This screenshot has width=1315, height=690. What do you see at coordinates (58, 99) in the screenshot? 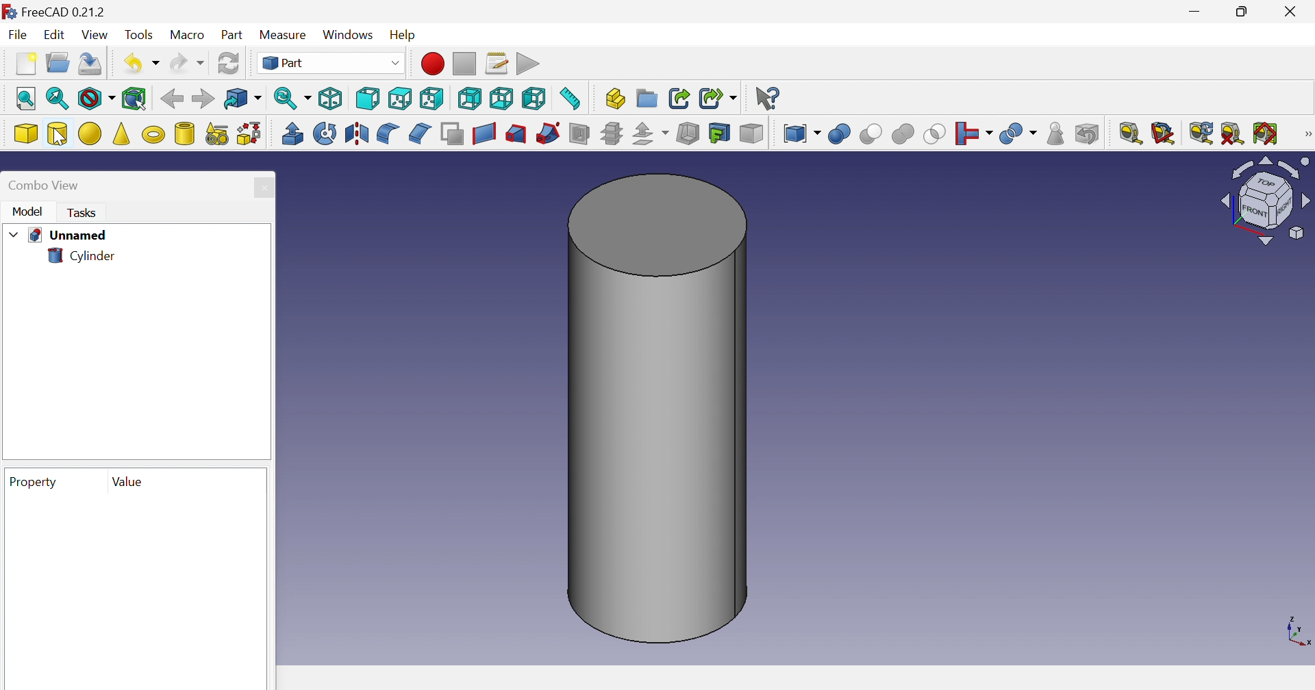
I see `Fit selection` at bounding box center [58, 99].